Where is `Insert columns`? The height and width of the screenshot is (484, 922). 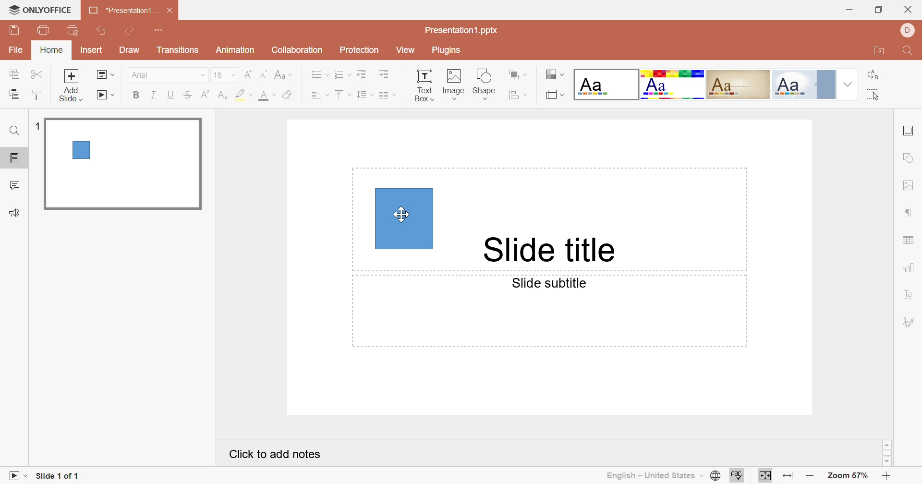 Insert columns is located at coordinates (388, 95).